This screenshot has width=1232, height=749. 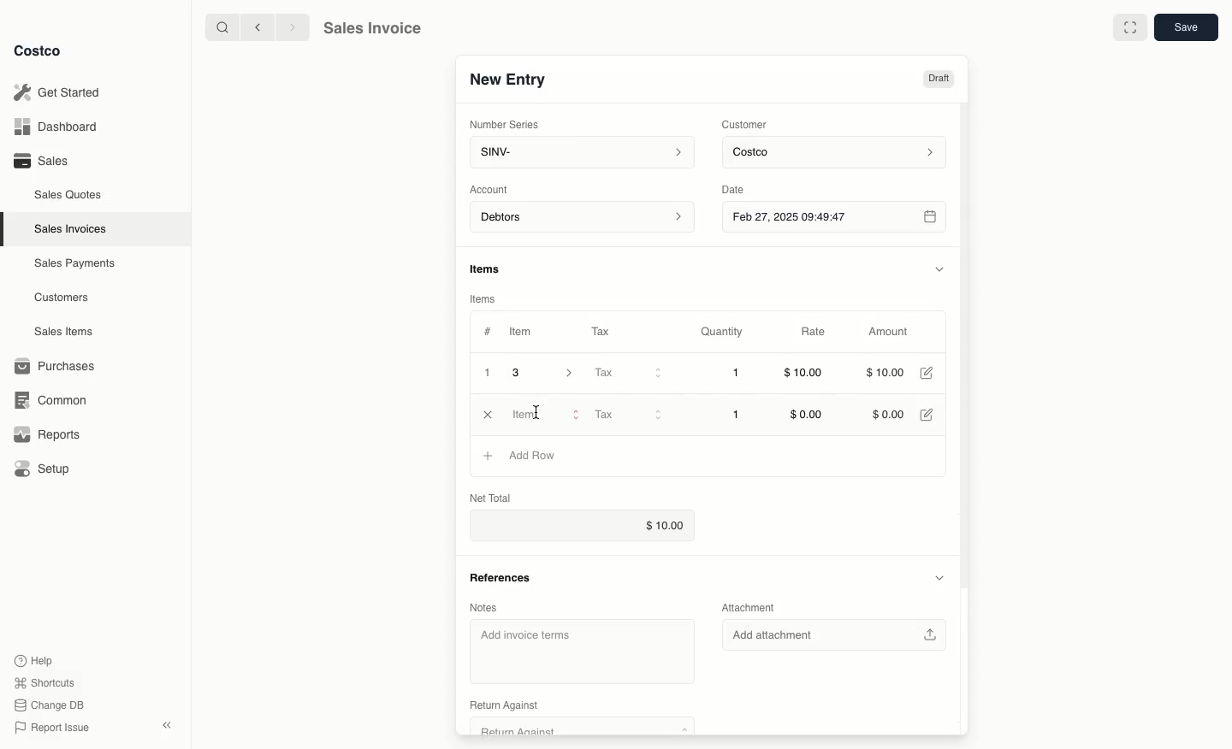 I want to click on Return Against, so click(x=572, y=728).